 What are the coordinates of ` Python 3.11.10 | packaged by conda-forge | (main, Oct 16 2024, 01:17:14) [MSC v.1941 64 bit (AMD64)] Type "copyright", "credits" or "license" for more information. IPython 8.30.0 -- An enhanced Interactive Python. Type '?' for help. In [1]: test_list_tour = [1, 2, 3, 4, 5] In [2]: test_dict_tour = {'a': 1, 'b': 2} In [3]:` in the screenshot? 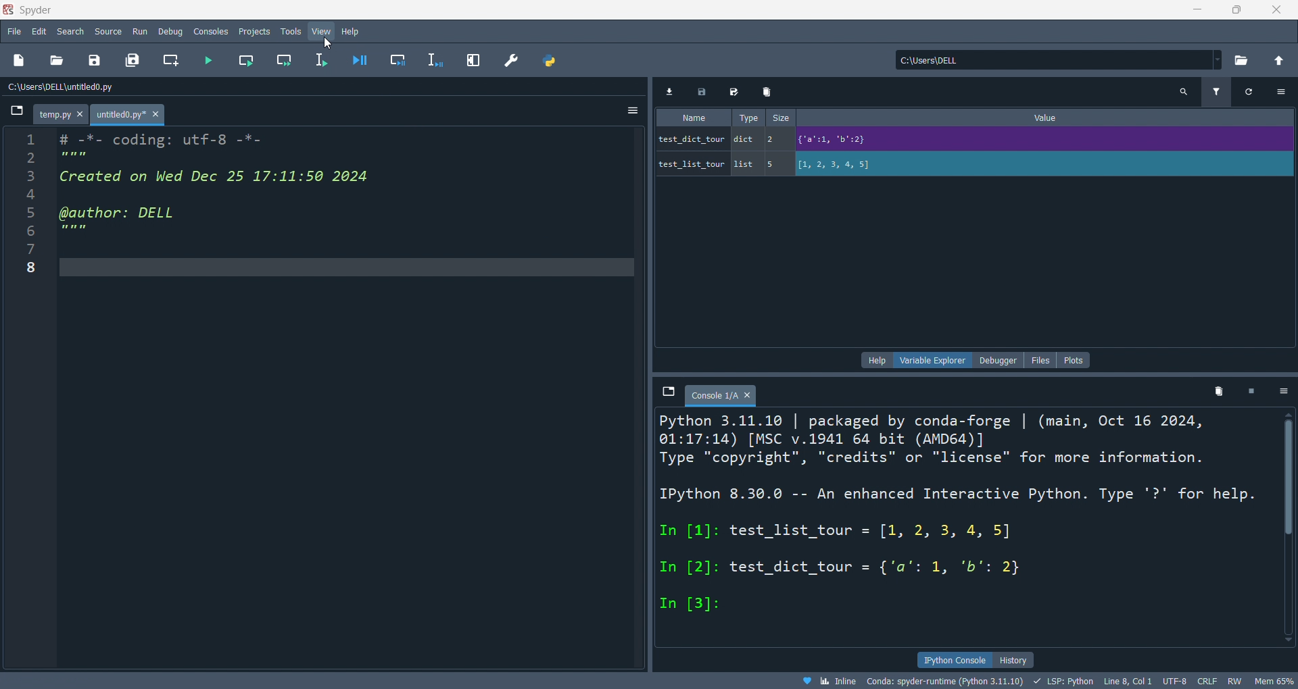 It's located at (964, 530).